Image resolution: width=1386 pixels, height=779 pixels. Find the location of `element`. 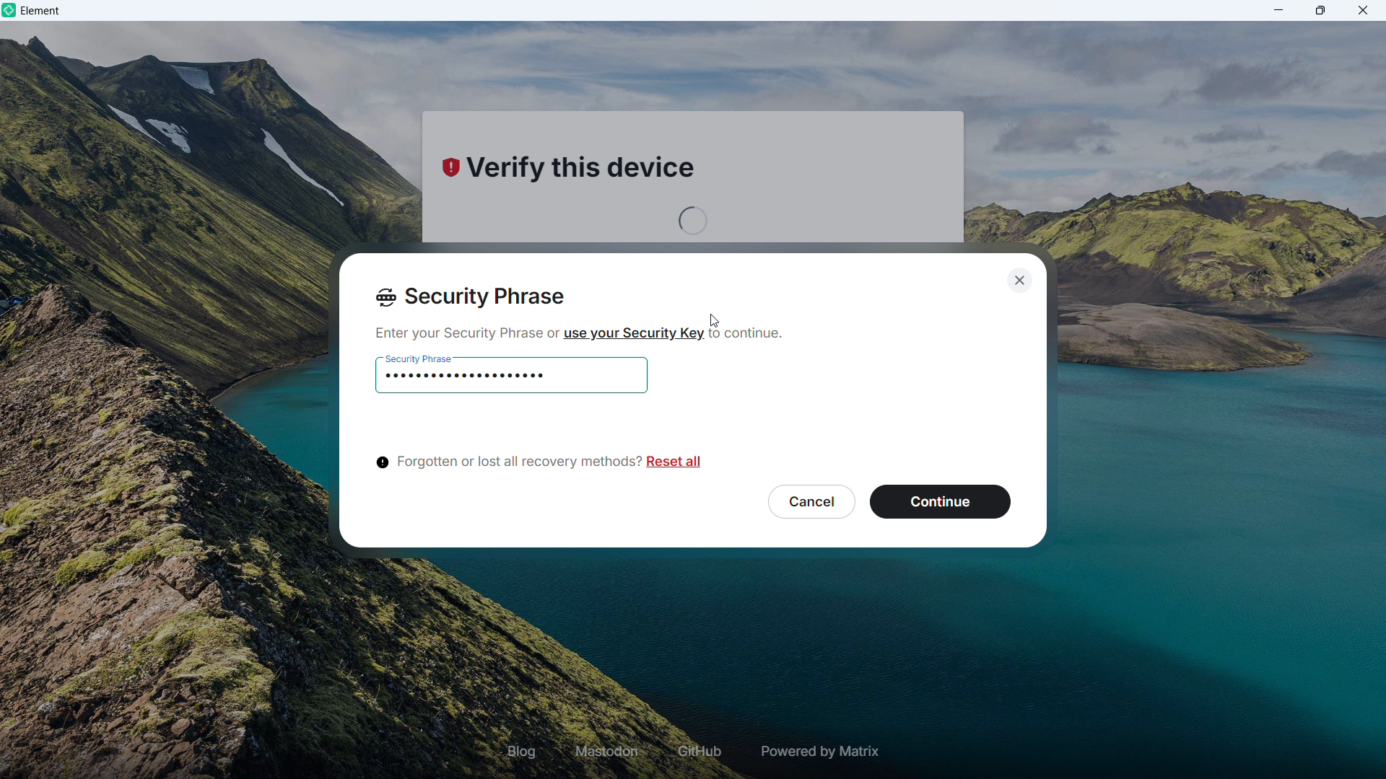

element is located at coordinates (41, 12).